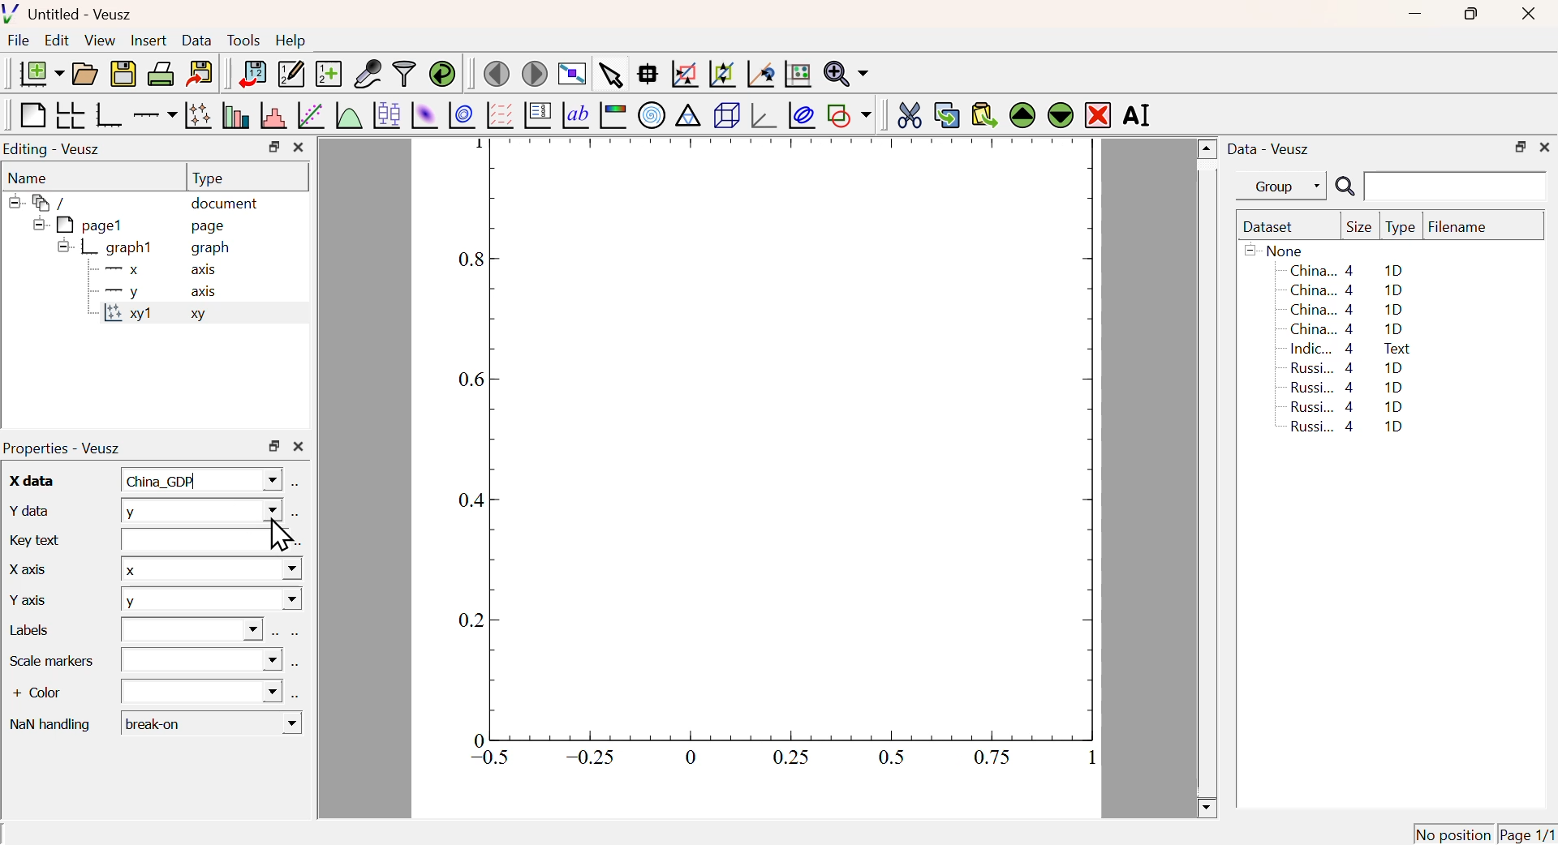 This screenshot has width=1558, height=845. Describe the element at coordinates (297, 515) in the screenshot. I see `Select using dataset Browser` at that location.